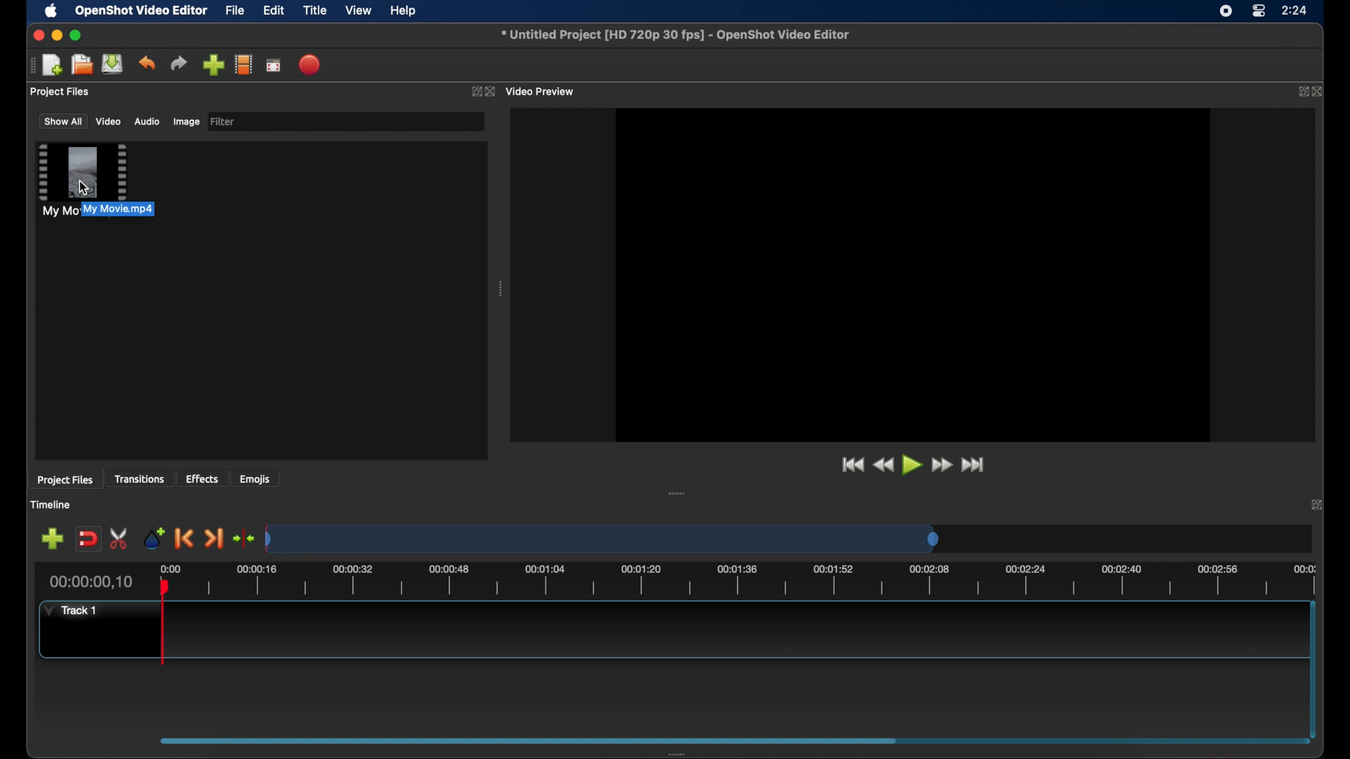  What do you see at coordinates (69, 611) in the screenshot?
I see `track 1` at bounding box center [69, 611].